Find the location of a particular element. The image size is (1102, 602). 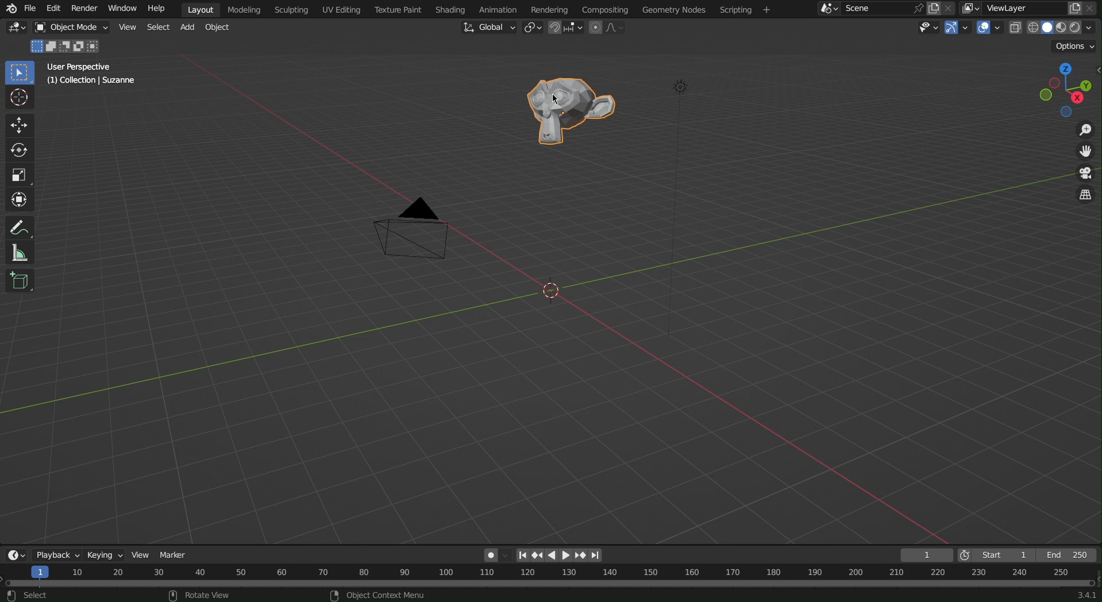

Scene is located at coordinates (859, 10).